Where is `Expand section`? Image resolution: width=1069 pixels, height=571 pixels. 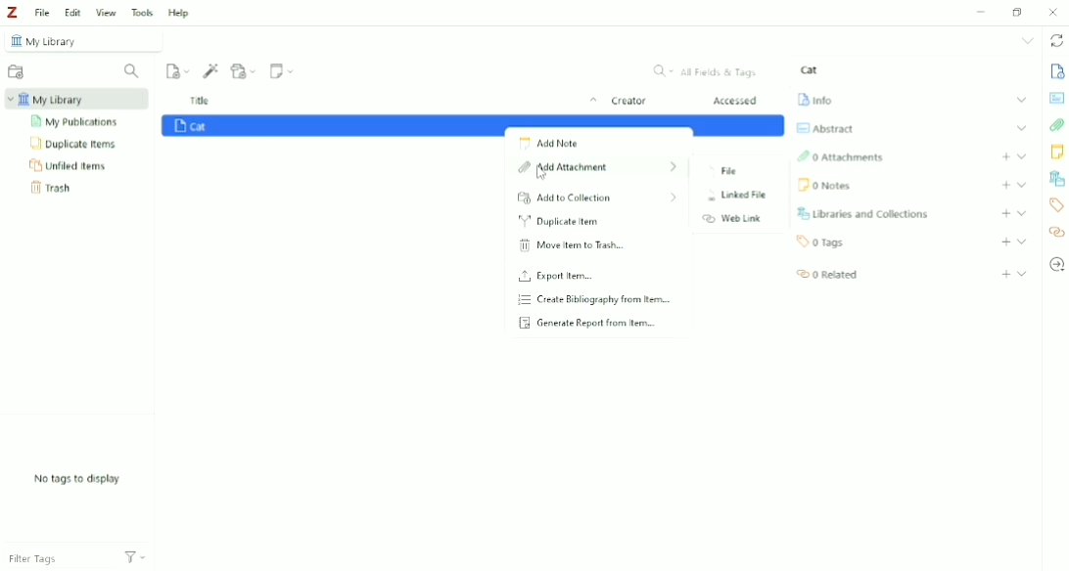
Expand section is located at coordinates (1023, 127).